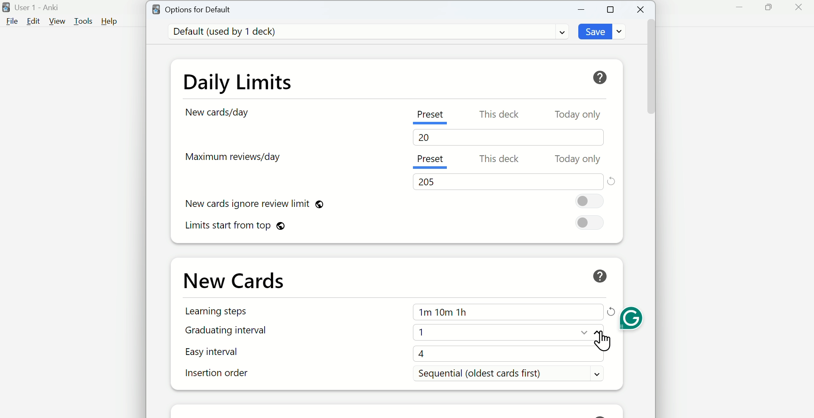 The image size is (814, 418). I want to click on Default (used by 1 deck), so click(229, 32).